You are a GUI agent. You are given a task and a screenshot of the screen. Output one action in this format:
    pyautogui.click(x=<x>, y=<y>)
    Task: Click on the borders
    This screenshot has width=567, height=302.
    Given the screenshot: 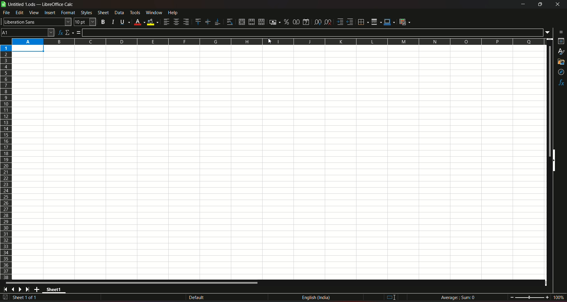 What is the action you would take?
    pyautogui.click(x=363, y=22)
    